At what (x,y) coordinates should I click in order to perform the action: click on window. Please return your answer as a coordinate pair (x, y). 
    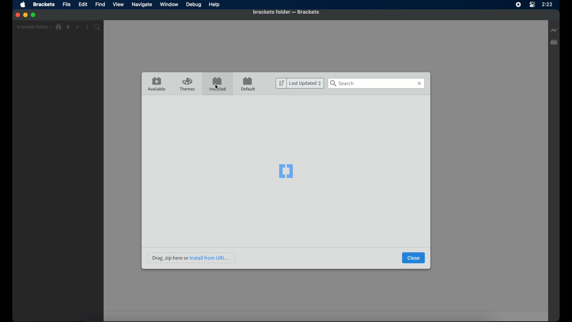
    Looking at the image, I should click on (169, 4).